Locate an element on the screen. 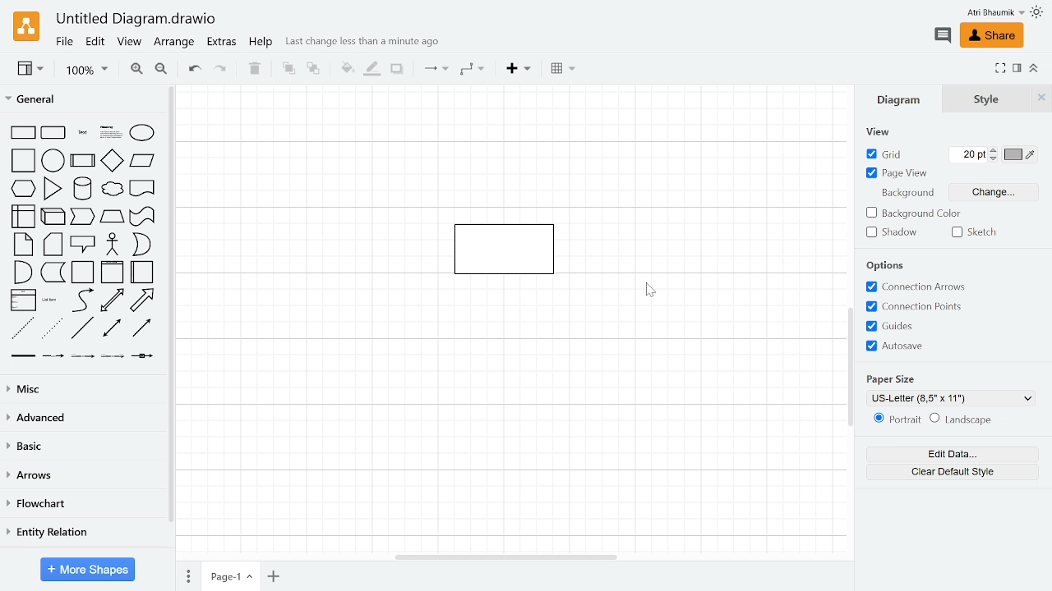 The image size is (1052, 591). Format is located at coordinates (1017, 67).